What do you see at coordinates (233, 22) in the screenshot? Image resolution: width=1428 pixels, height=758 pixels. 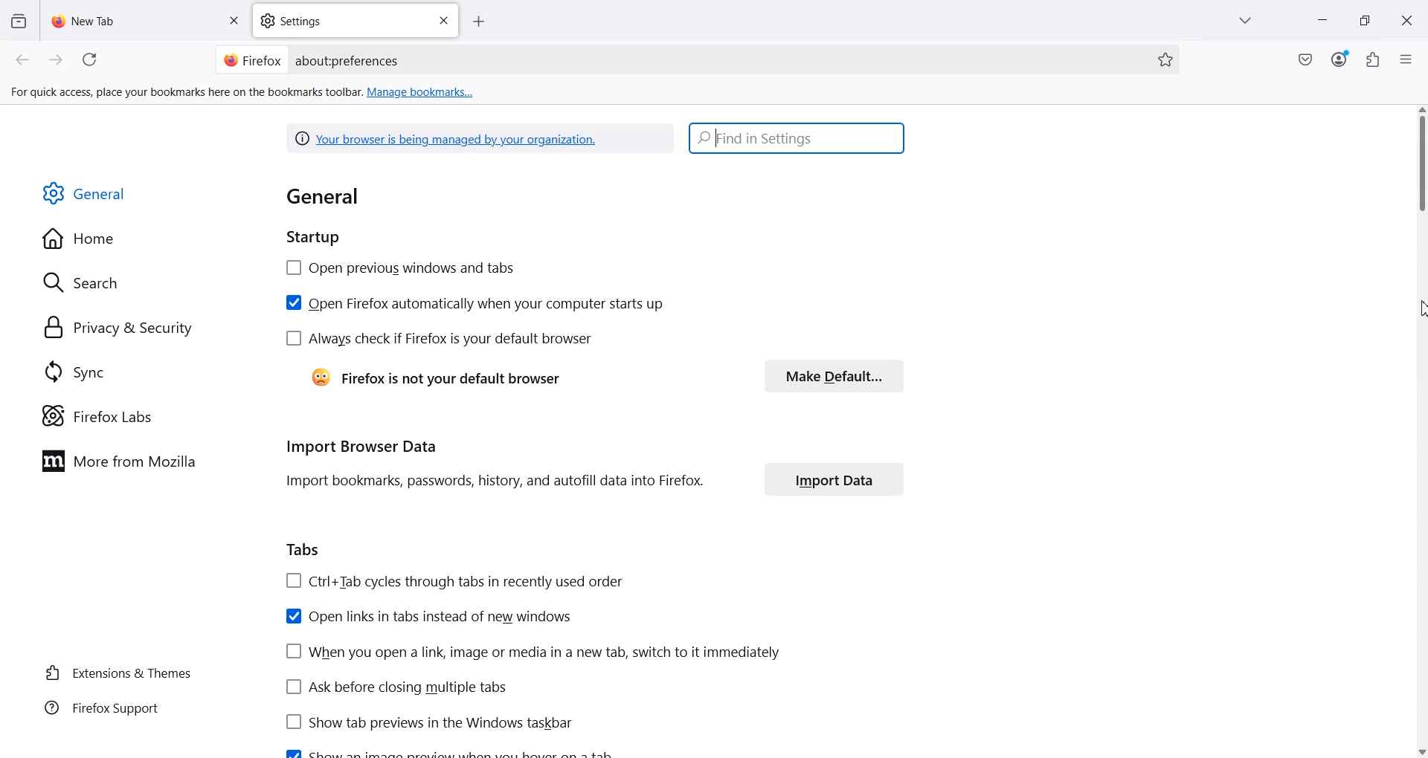 I see `Close` at bounding box center [233, 22].